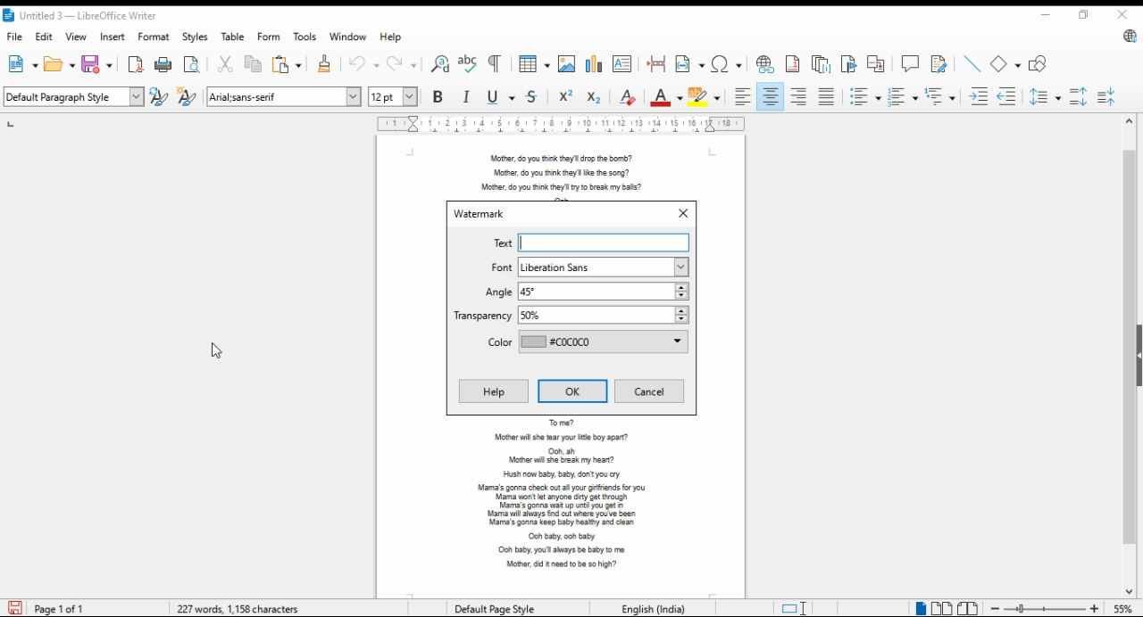  Describe the element at coordinates (902, 97) in the screenshot. I see `toggle ordered list` at that location.